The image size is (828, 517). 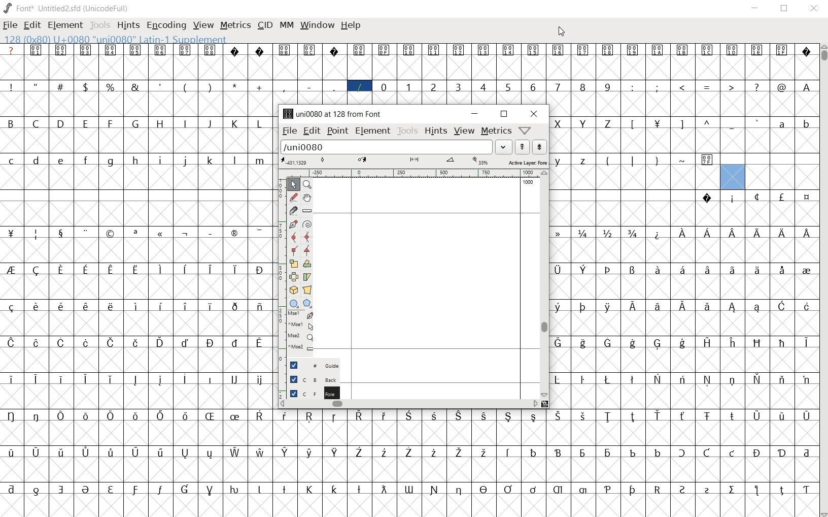 What do you see at coordinates (733, 50) in the screenshot?
I see `glyph` at bounding box center [733, 50].